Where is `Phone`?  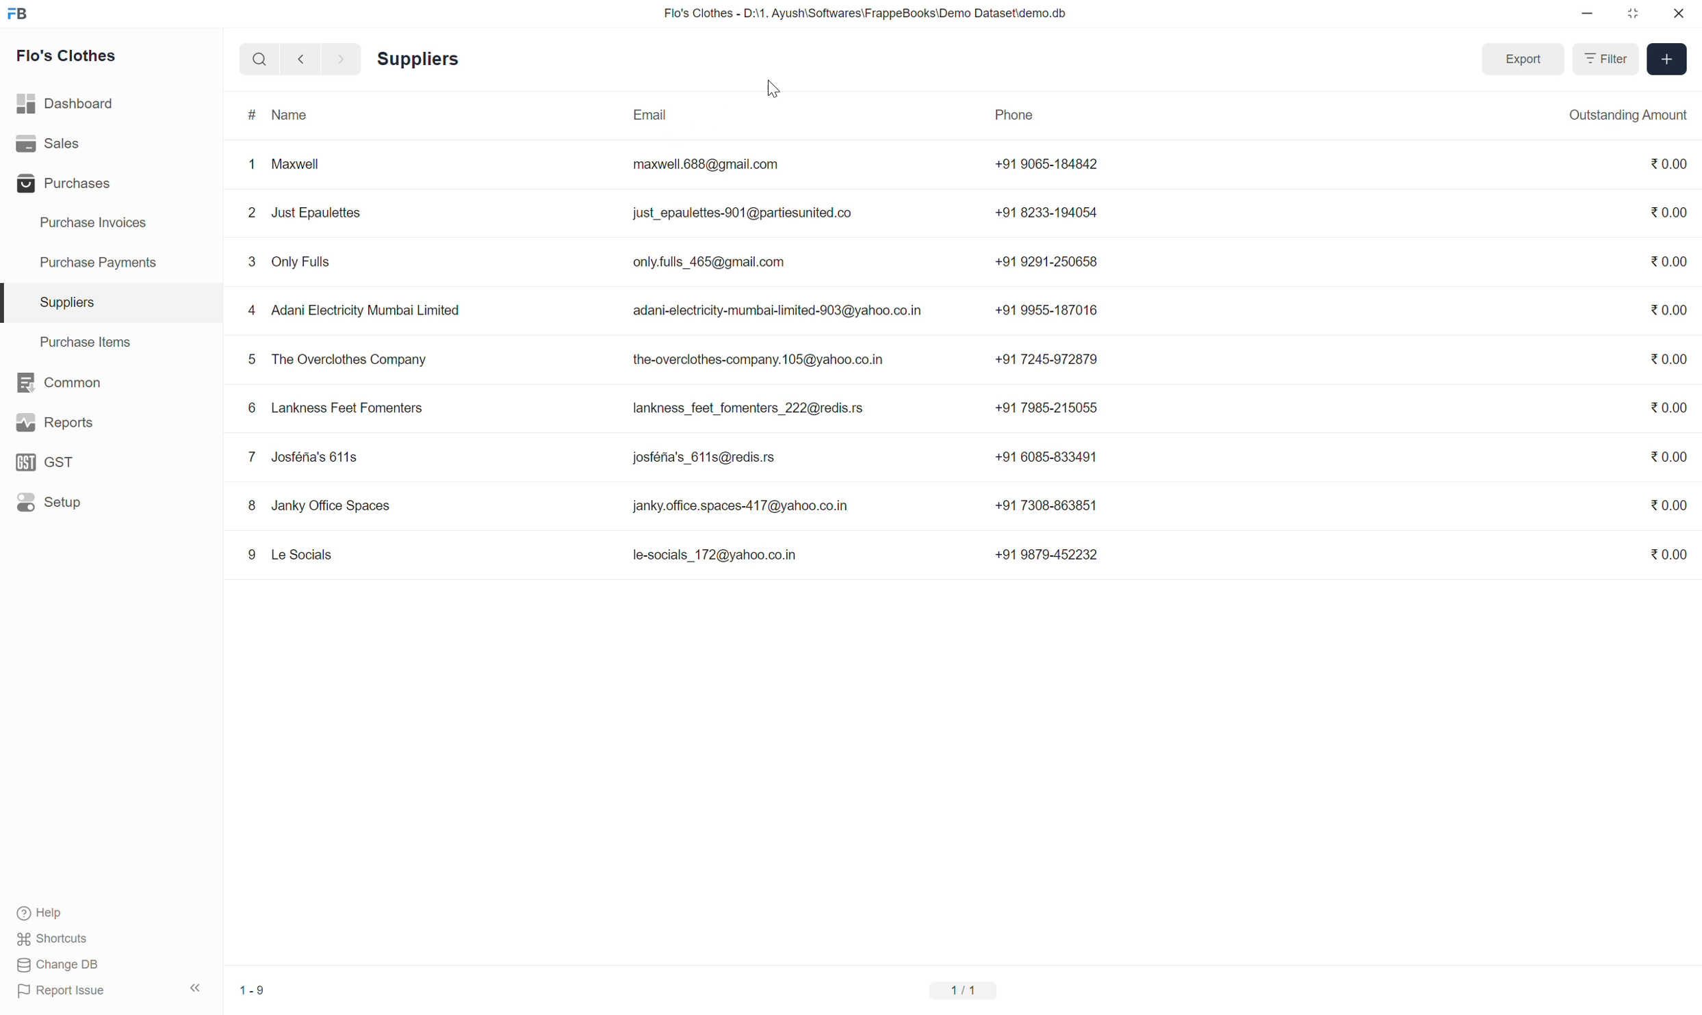 Phone is located at coordinates (1015, 116).